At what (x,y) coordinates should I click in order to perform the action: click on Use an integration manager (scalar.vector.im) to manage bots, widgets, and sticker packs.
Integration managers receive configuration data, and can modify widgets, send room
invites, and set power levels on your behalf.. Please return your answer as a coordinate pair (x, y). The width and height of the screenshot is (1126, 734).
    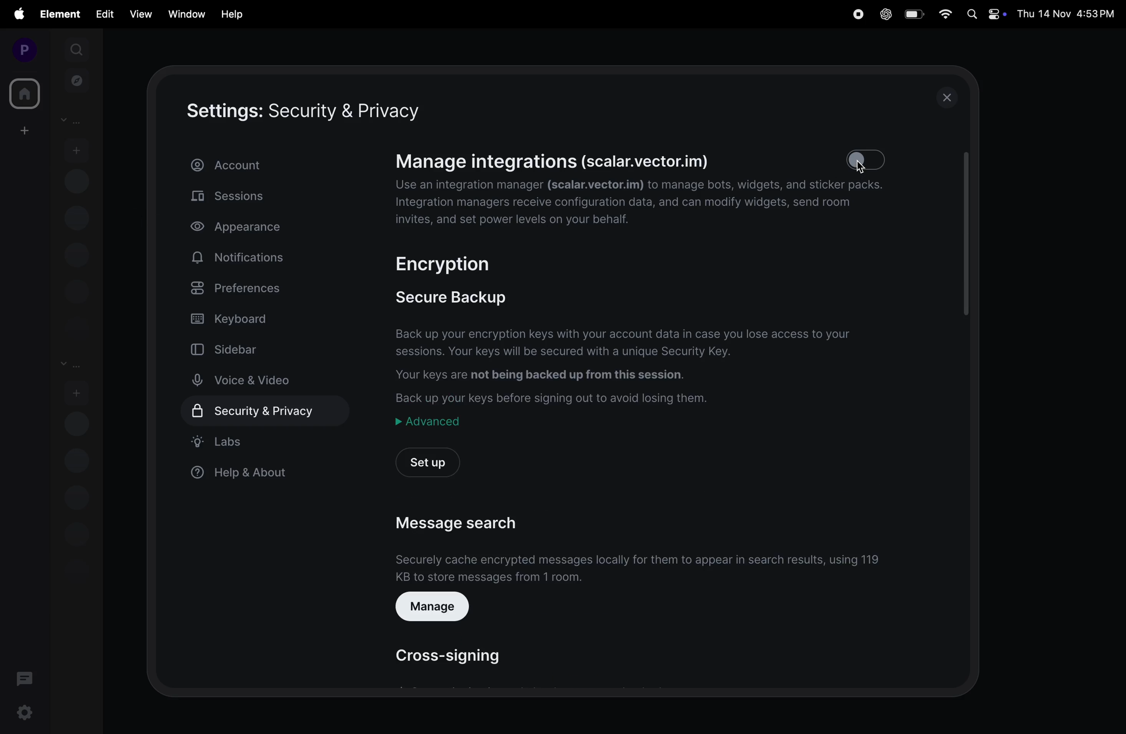
    Looking at the image, I should click on (638, 208).